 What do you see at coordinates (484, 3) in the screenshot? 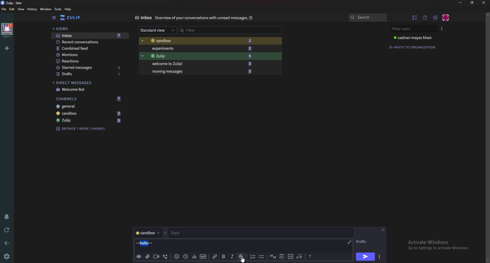
I see `close` at bounding box center [484, 3].